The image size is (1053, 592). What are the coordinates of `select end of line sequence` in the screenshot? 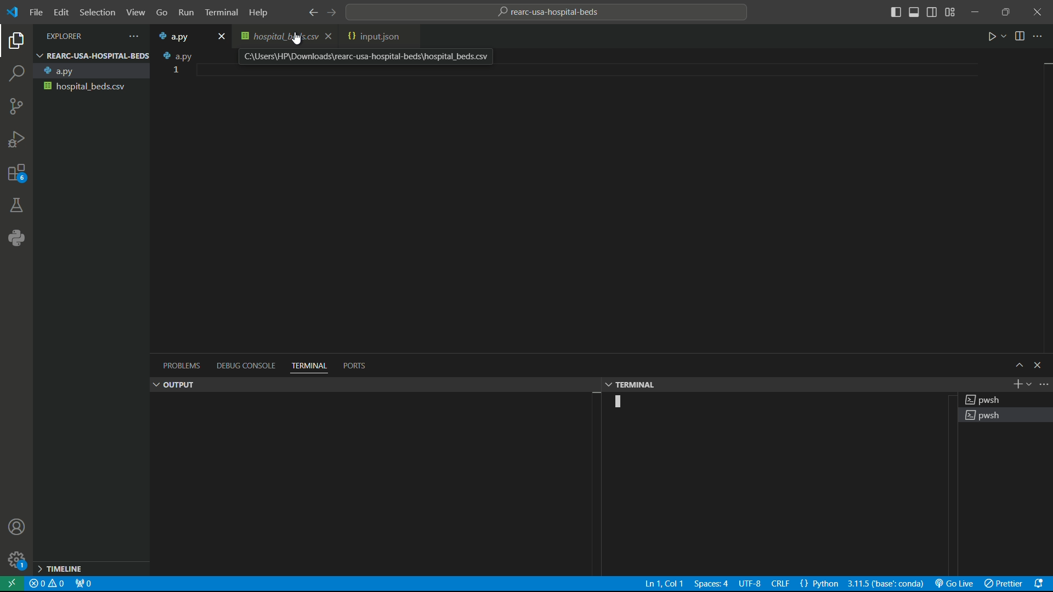 It's located at (780, 585).